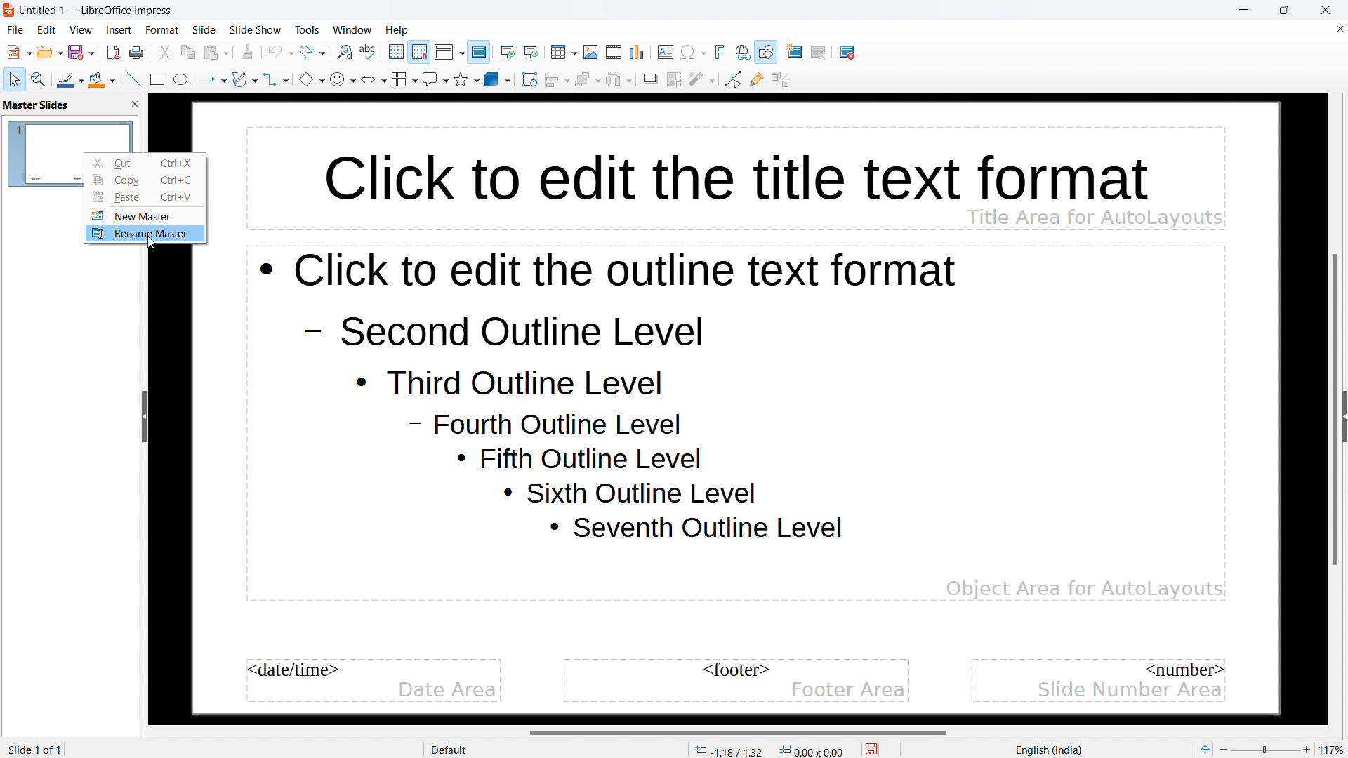 This screenshot has height=758, width=1348. What do you see at coordinates (1333, 410) in the screenshot?
I see `vertical scrollbar` at bounding box center [1333, 410].